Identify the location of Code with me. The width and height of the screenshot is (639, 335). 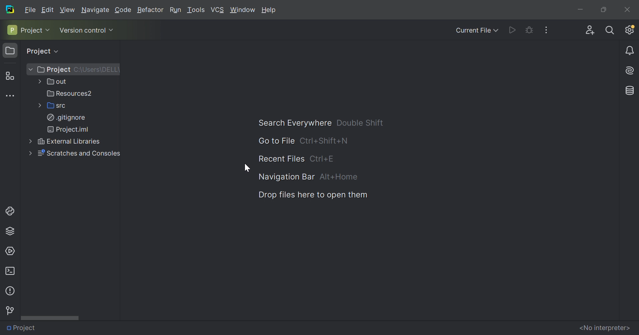
(588, 28).